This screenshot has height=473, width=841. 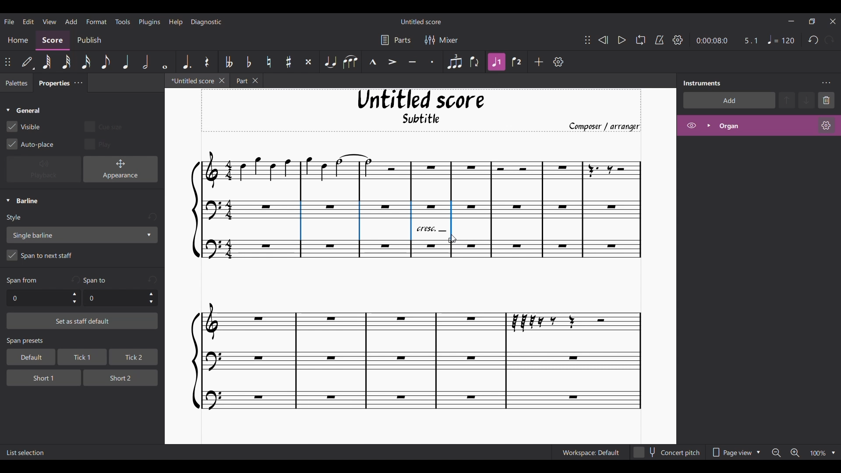 I want to click on default, so click(x=28, y=357).